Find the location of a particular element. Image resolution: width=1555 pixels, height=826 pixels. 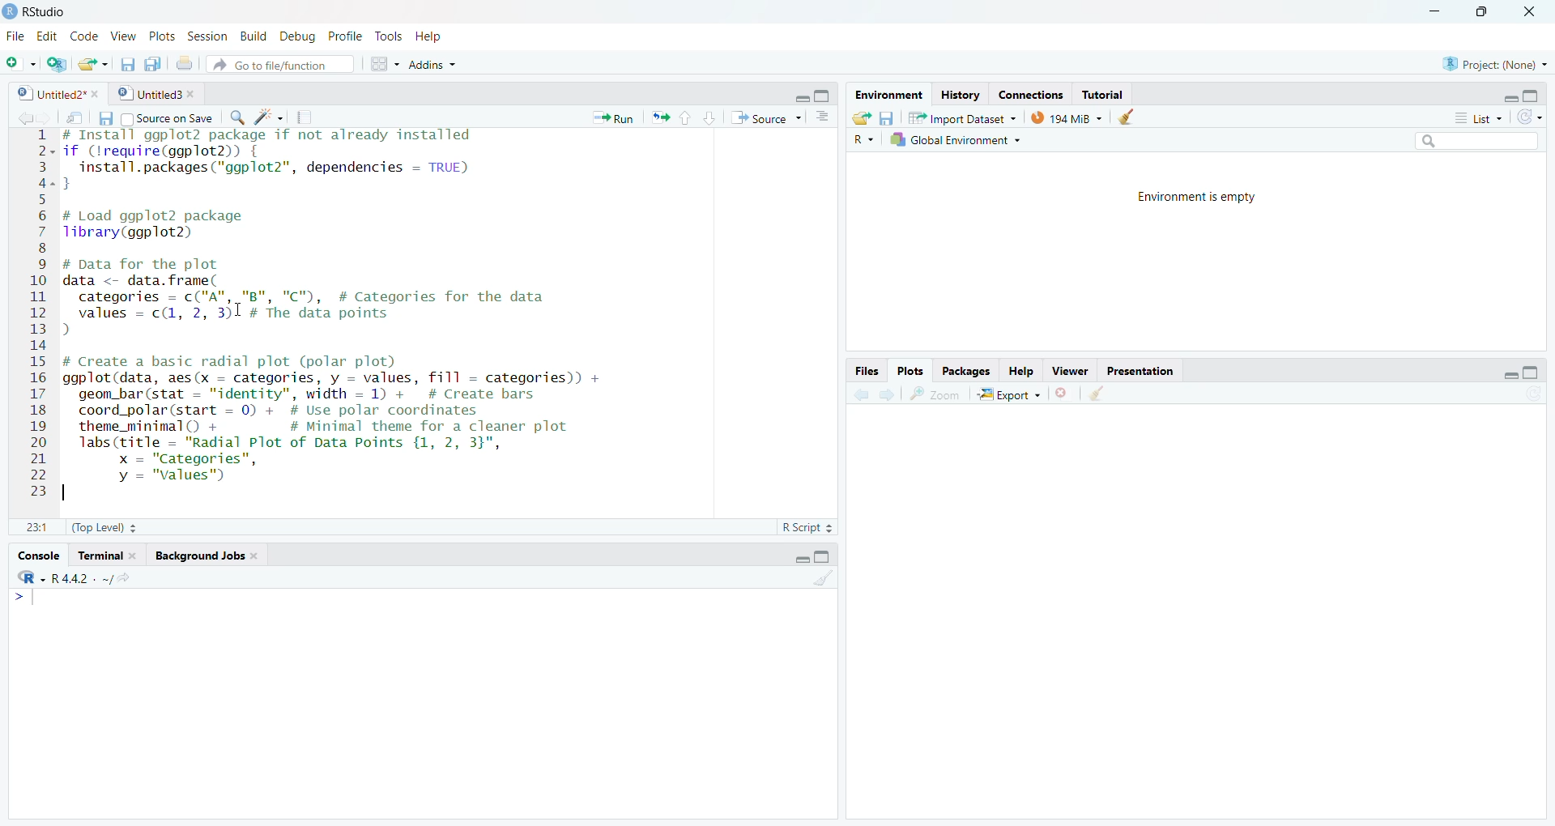

Code is located at coordinates (81, 37).